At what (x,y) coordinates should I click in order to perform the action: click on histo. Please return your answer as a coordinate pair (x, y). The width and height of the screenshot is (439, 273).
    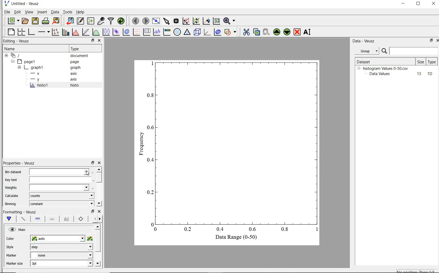
    Looking at the image, I should click on (75, 86).